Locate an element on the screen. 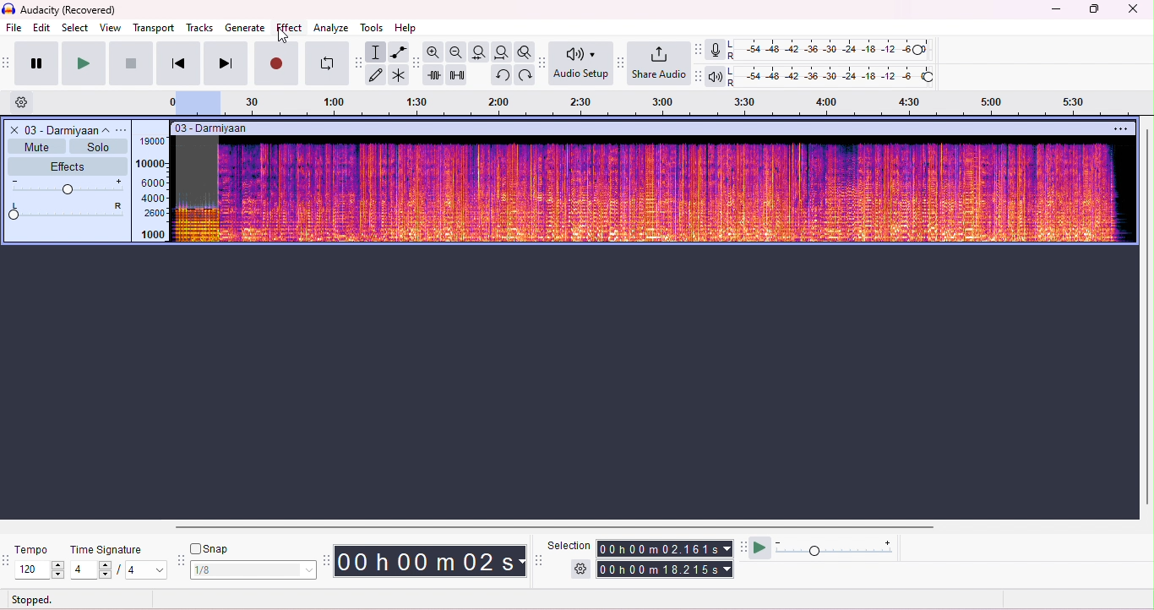  selection is located at coordinates (378, 52).